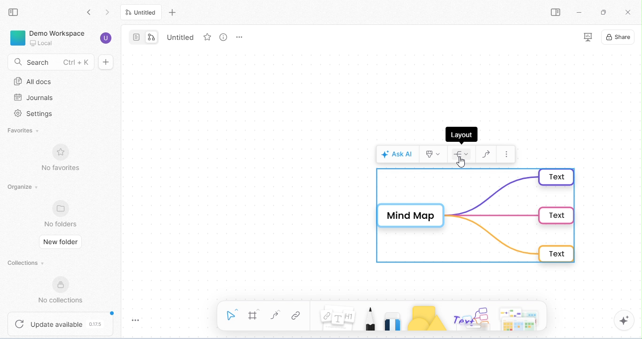  Describe the element at coordinates (397, 153) in the screenshot. I see `ask AI` at that location.